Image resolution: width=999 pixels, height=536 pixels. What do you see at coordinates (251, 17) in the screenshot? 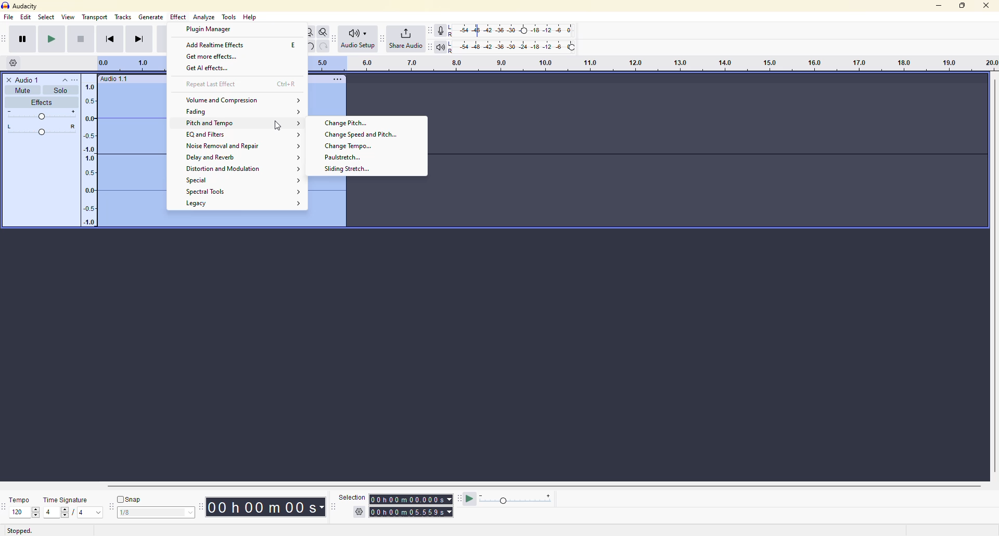
I see `help` at bounding box center [251, 17].